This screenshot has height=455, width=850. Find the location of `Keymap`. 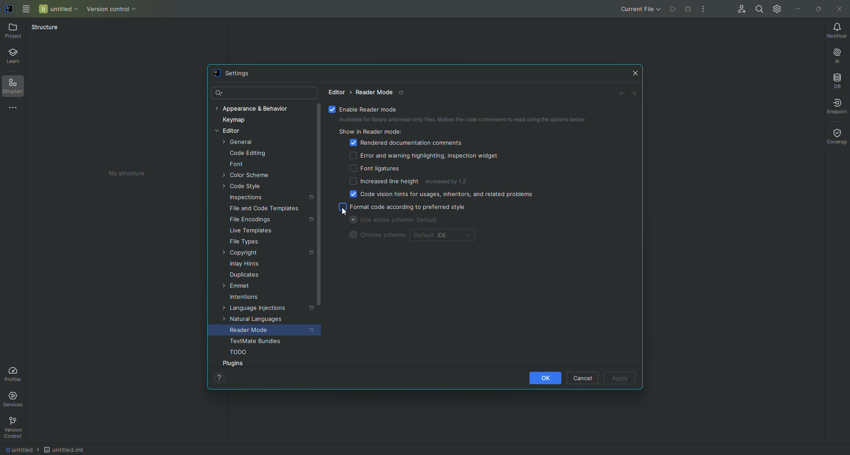

Keymap is located at coordinates (232, 120).